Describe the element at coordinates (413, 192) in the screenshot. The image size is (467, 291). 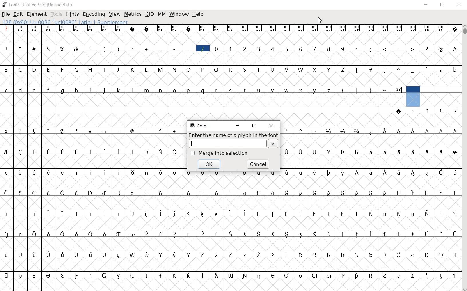
I see `Symbol` at that location.